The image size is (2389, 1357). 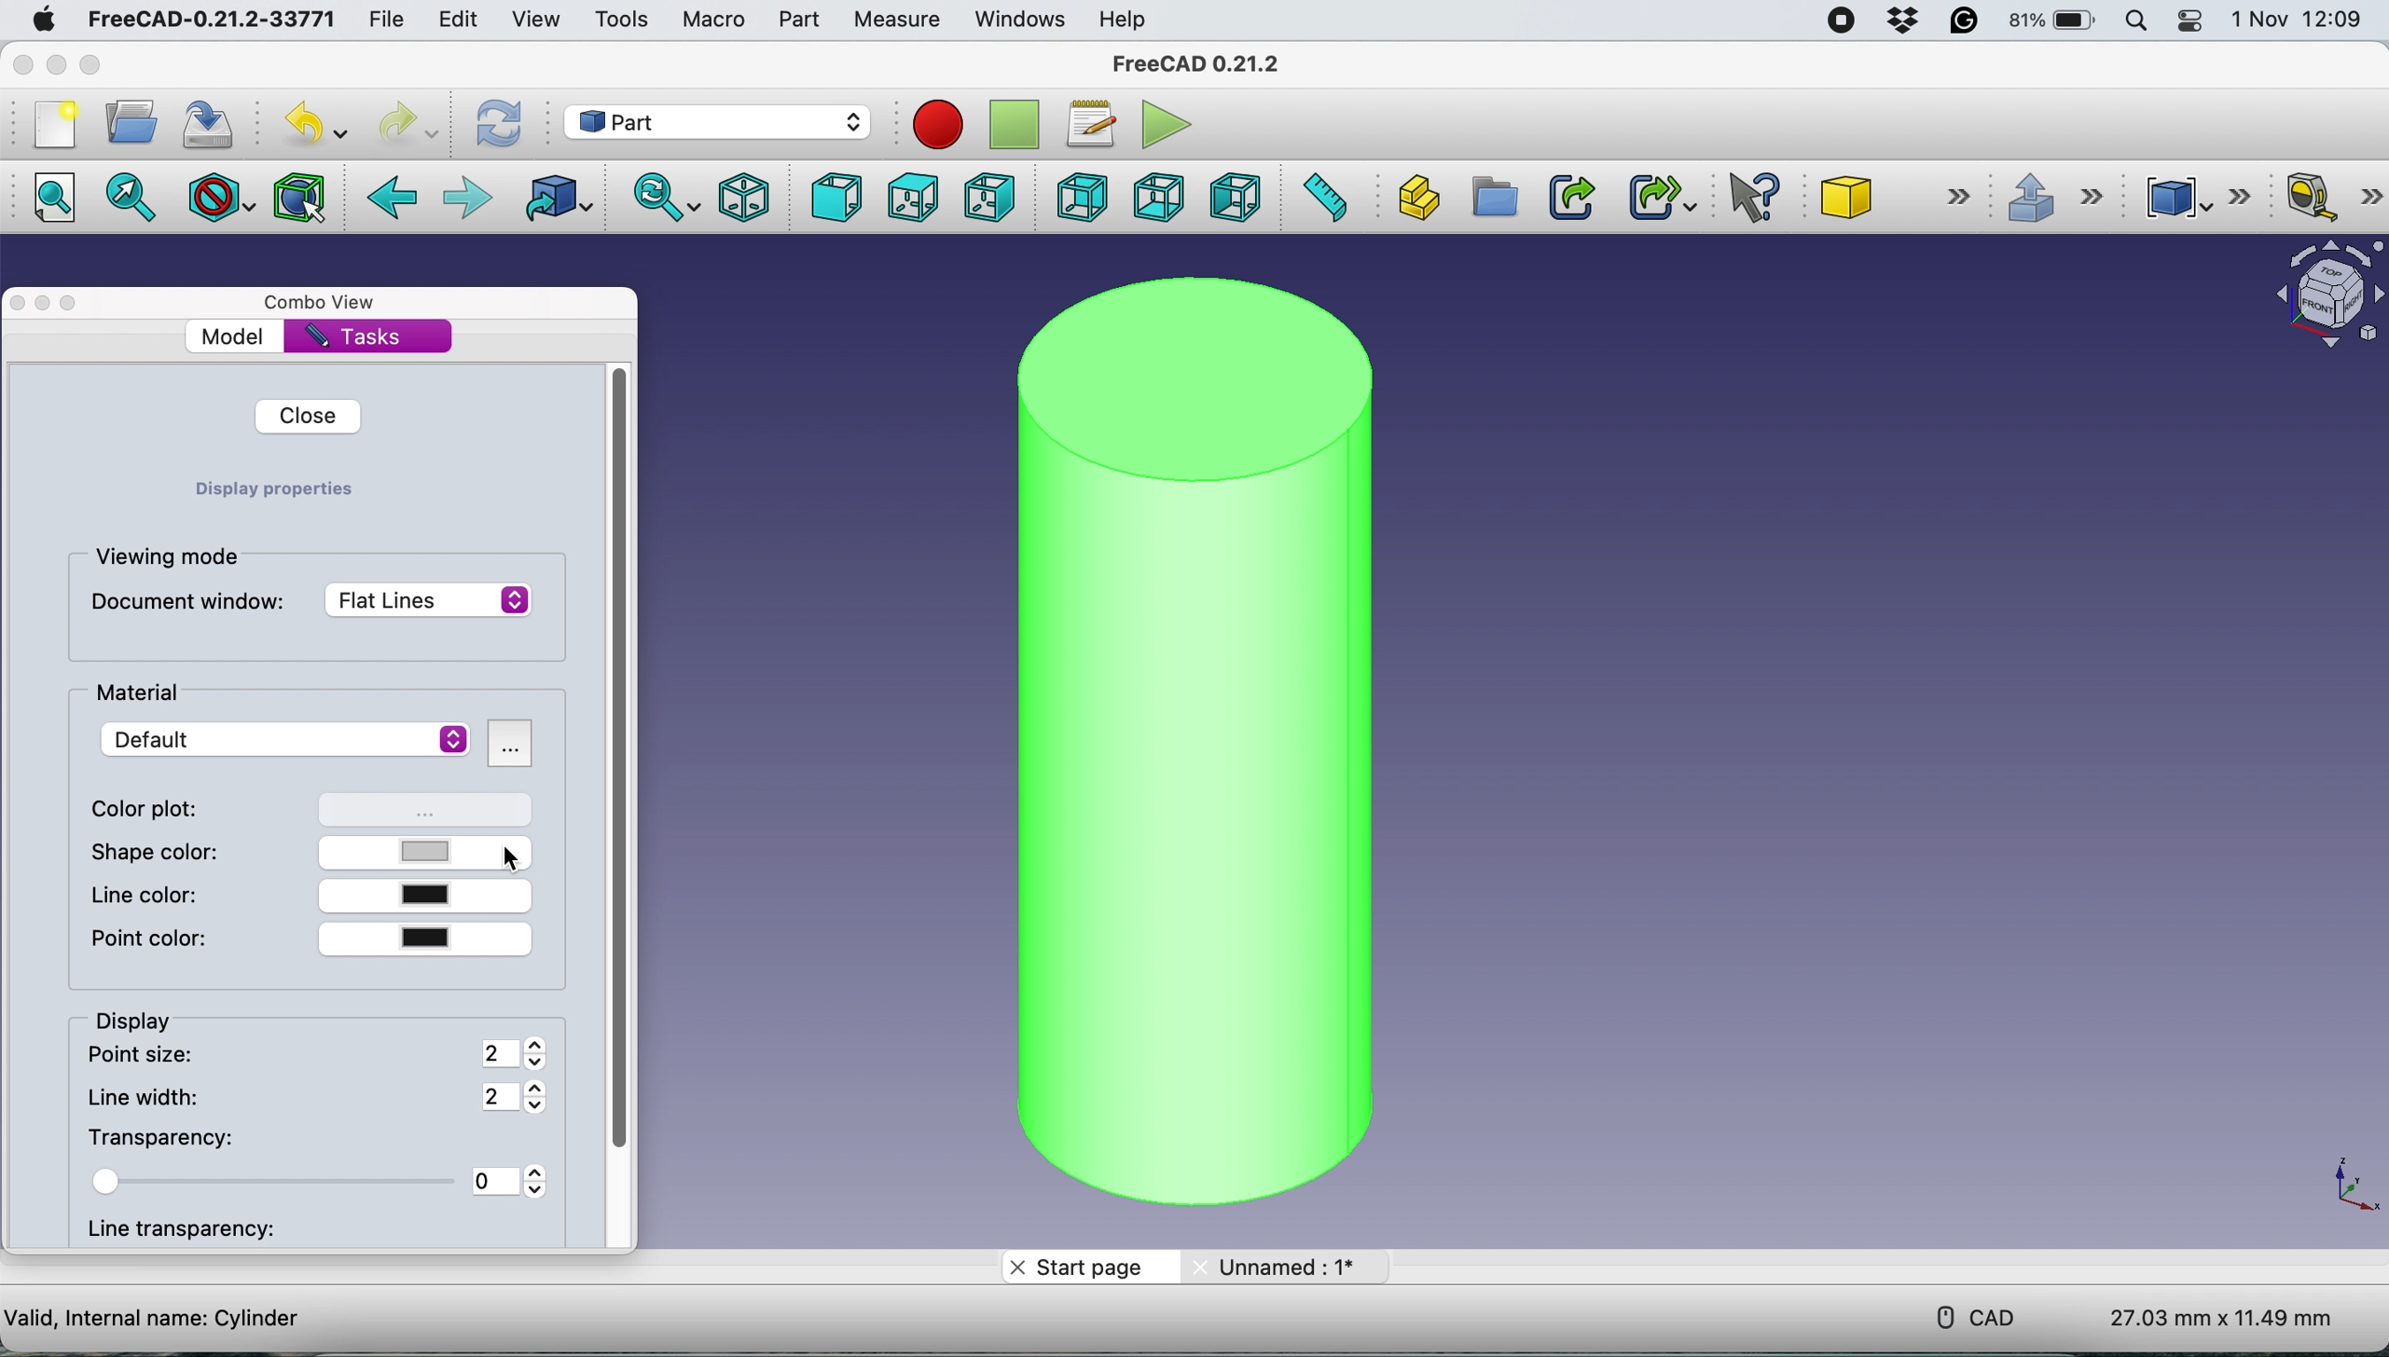 I want to click on line transparency, so click(x=196, y=1232).